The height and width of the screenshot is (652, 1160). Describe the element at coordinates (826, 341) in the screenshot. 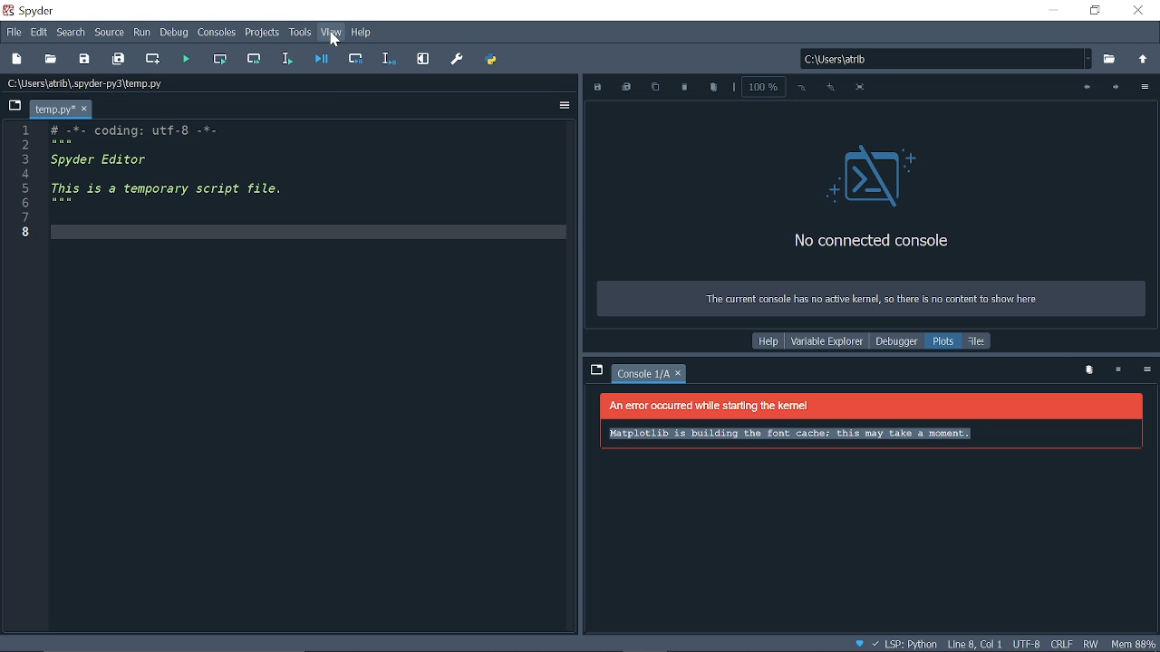

I see `Variable explorer` at that location.